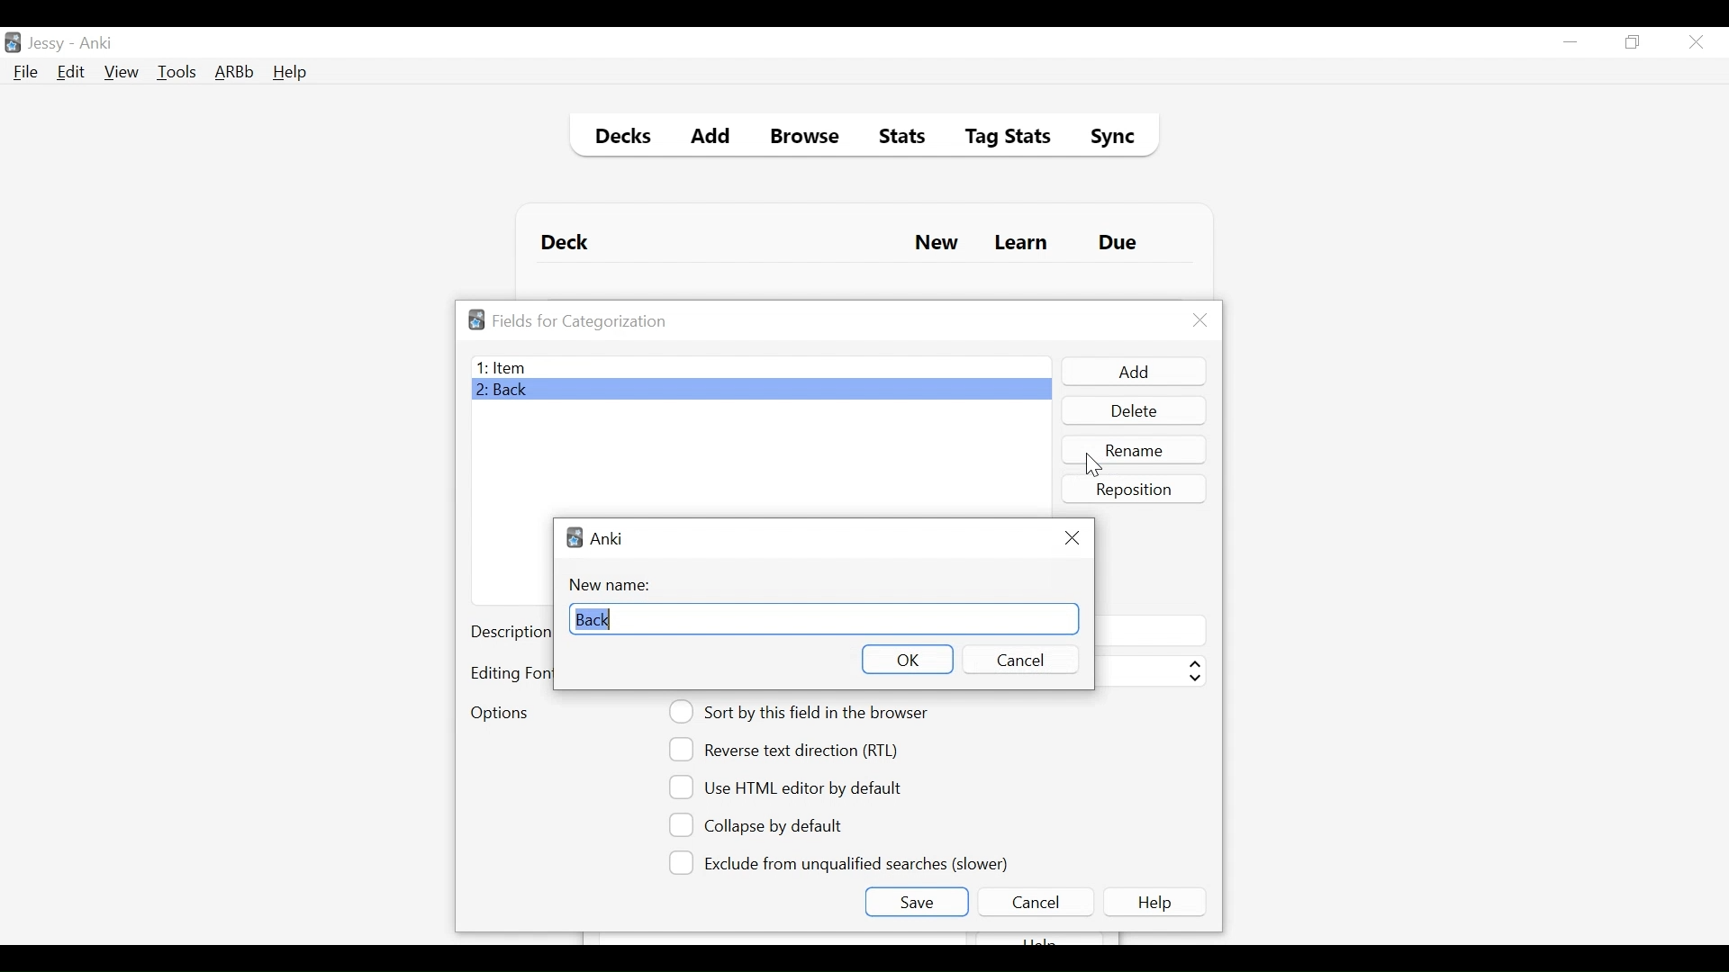  Describe the element at coordinates (289, 74) in the screenshot. I see `Help` at that location.